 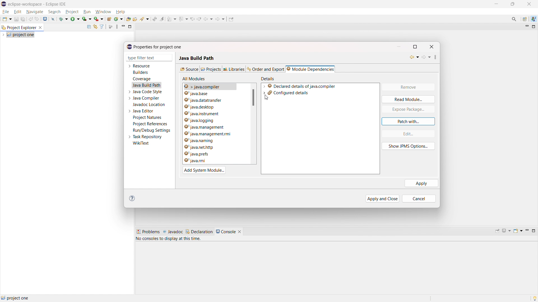 What do you see at coordinates (143, 111) in the screenshot?
I see `java editor` at bounding box center [143, 111].